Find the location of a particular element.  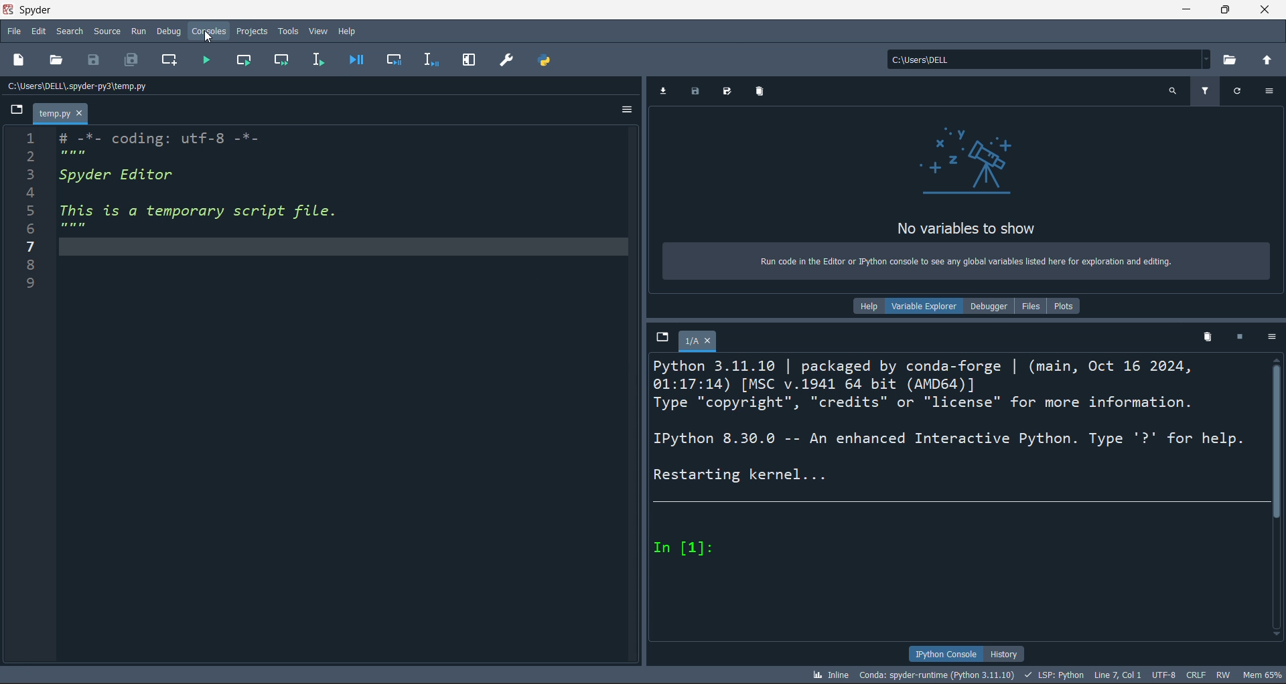

tools is located at coordinates (287, 31).